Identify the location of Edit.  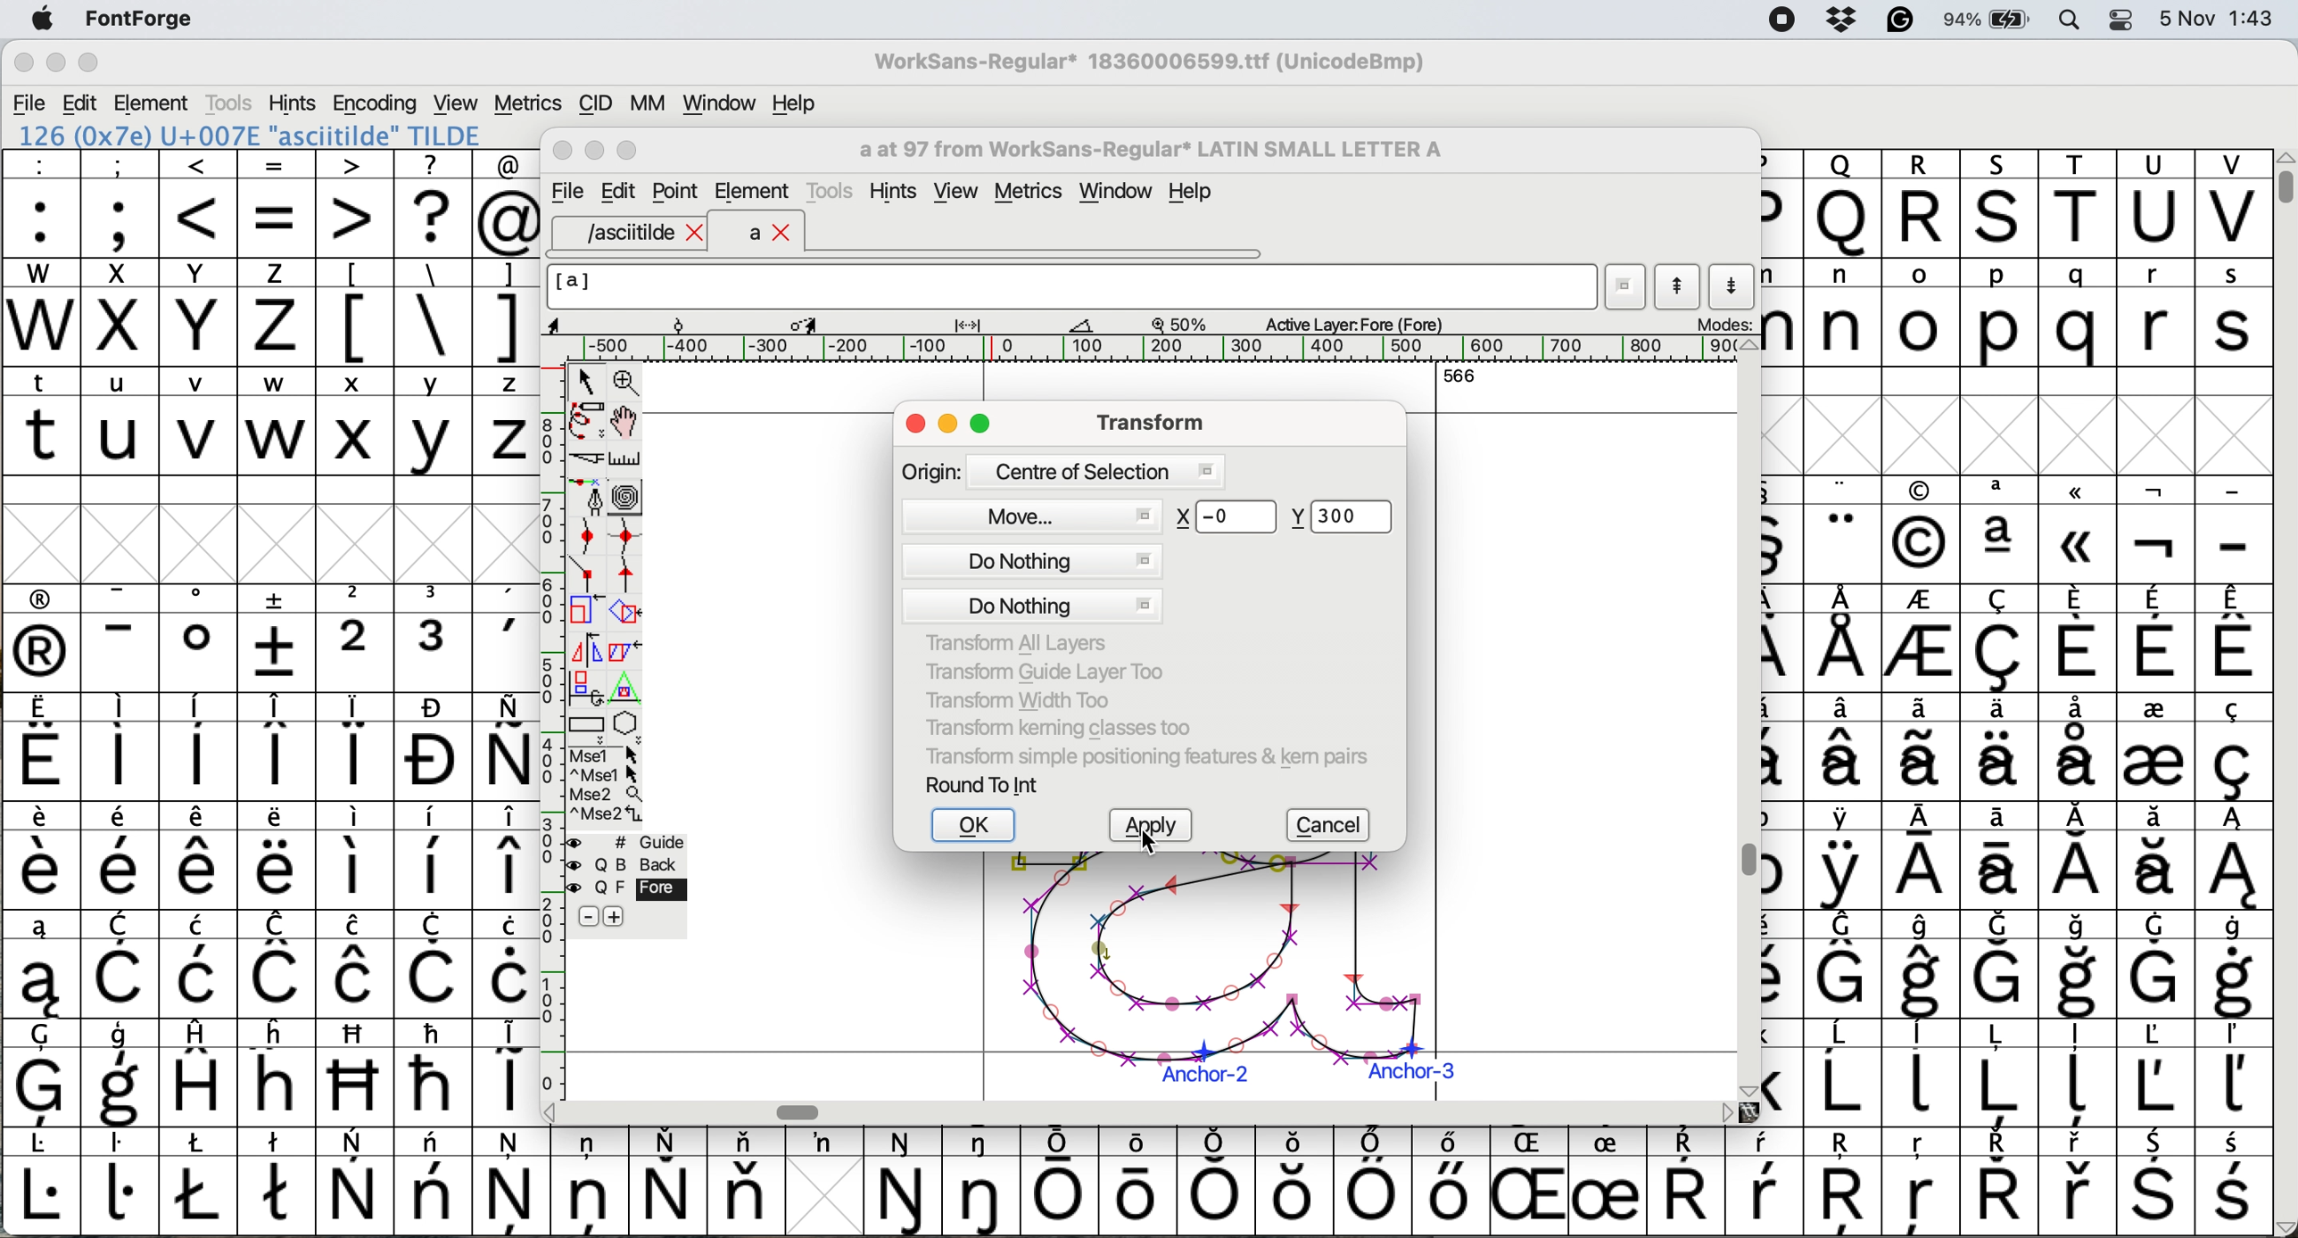
(618, 191).